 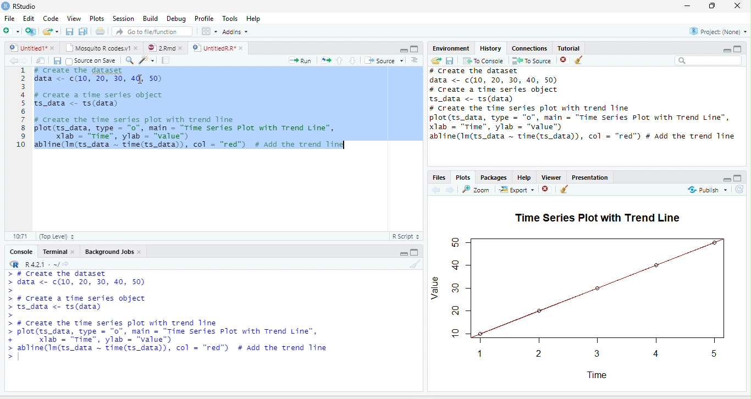 I want to click on File, so click(x=10, y=18).